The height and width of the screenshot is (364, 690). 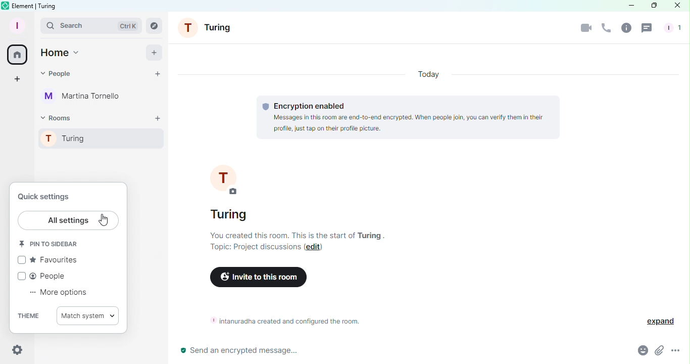 What do you see at coordinates (61, 293) in the screenshot?
I see `More options` at bounding box center [61, 293].